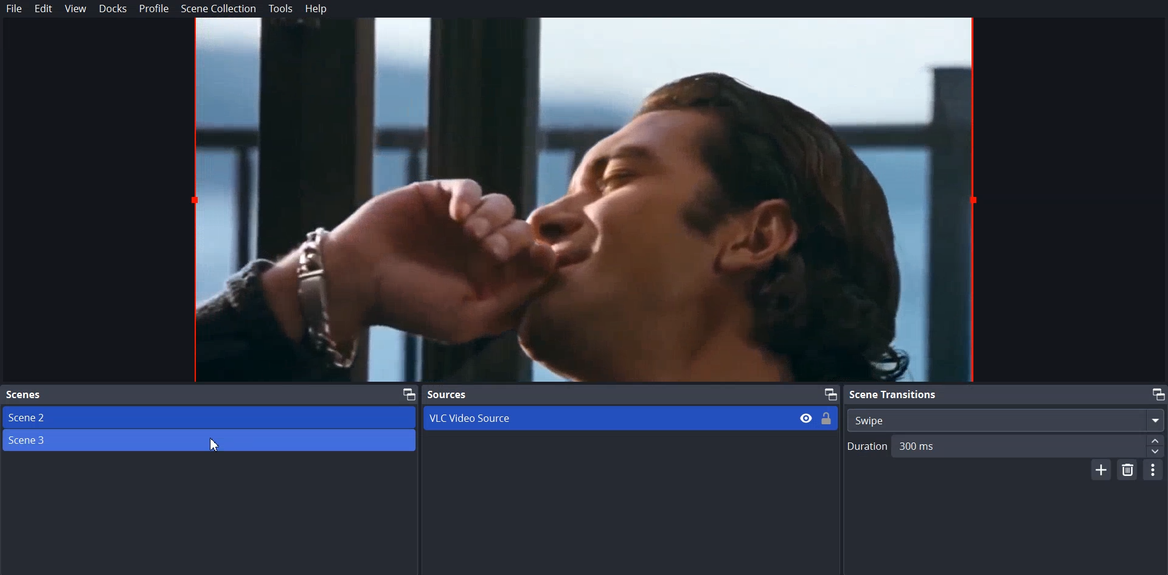 Image resolution: width=1168 pixels, height=575 pixels. Describe the element at coordinates (76, 9) in the screenshot. I see `View` at that location.